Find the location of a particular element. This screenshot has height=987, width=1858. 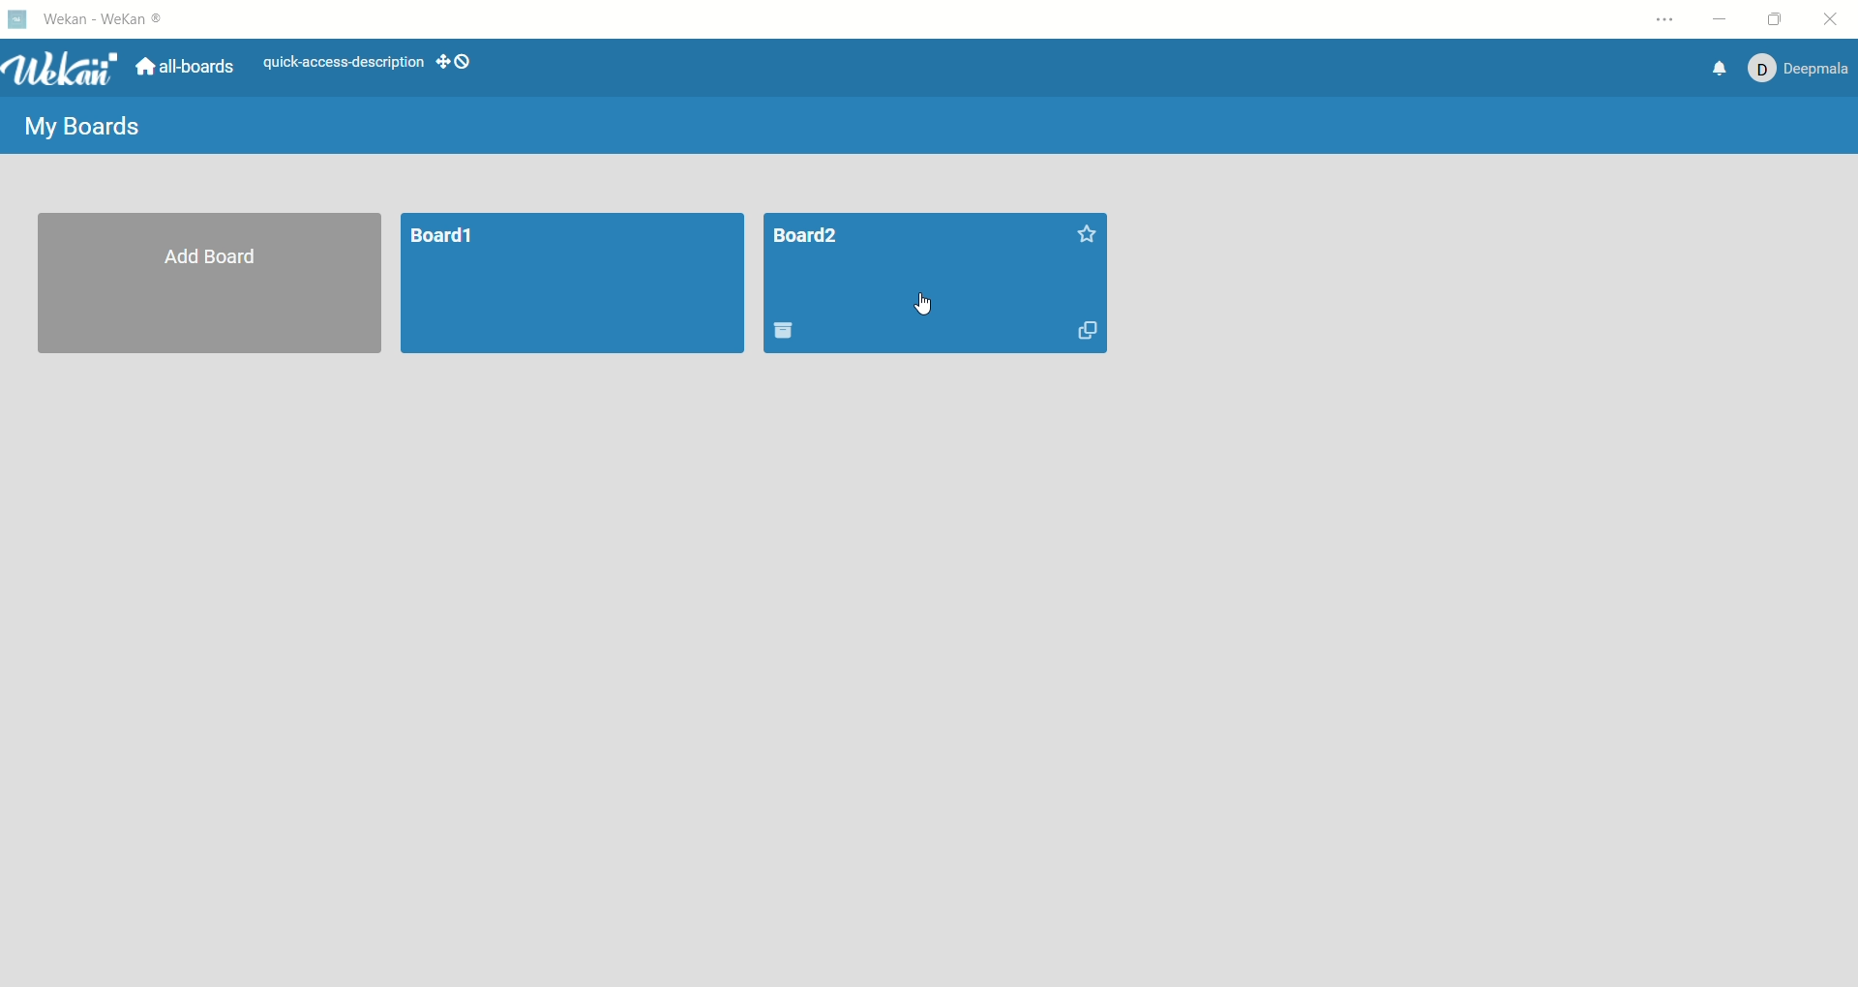

my boards is located at coordinates (92, 127).